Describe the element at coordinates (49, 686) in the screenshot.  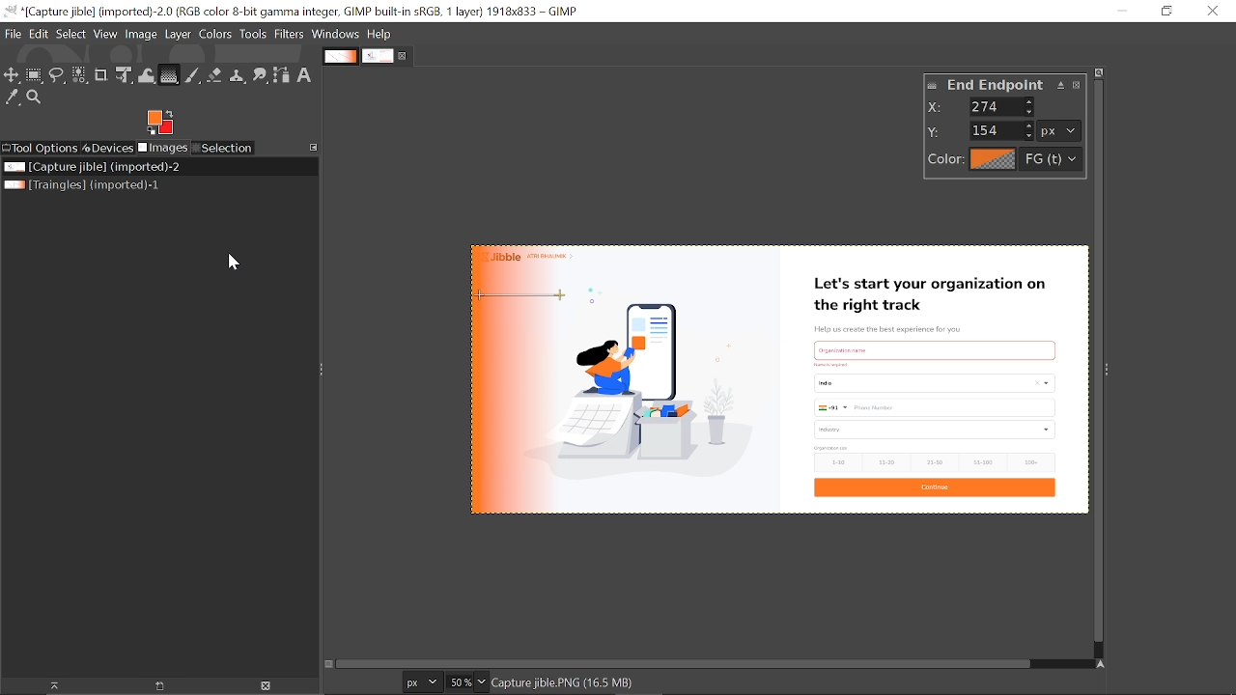
I see `Raise this image's display` at that location.